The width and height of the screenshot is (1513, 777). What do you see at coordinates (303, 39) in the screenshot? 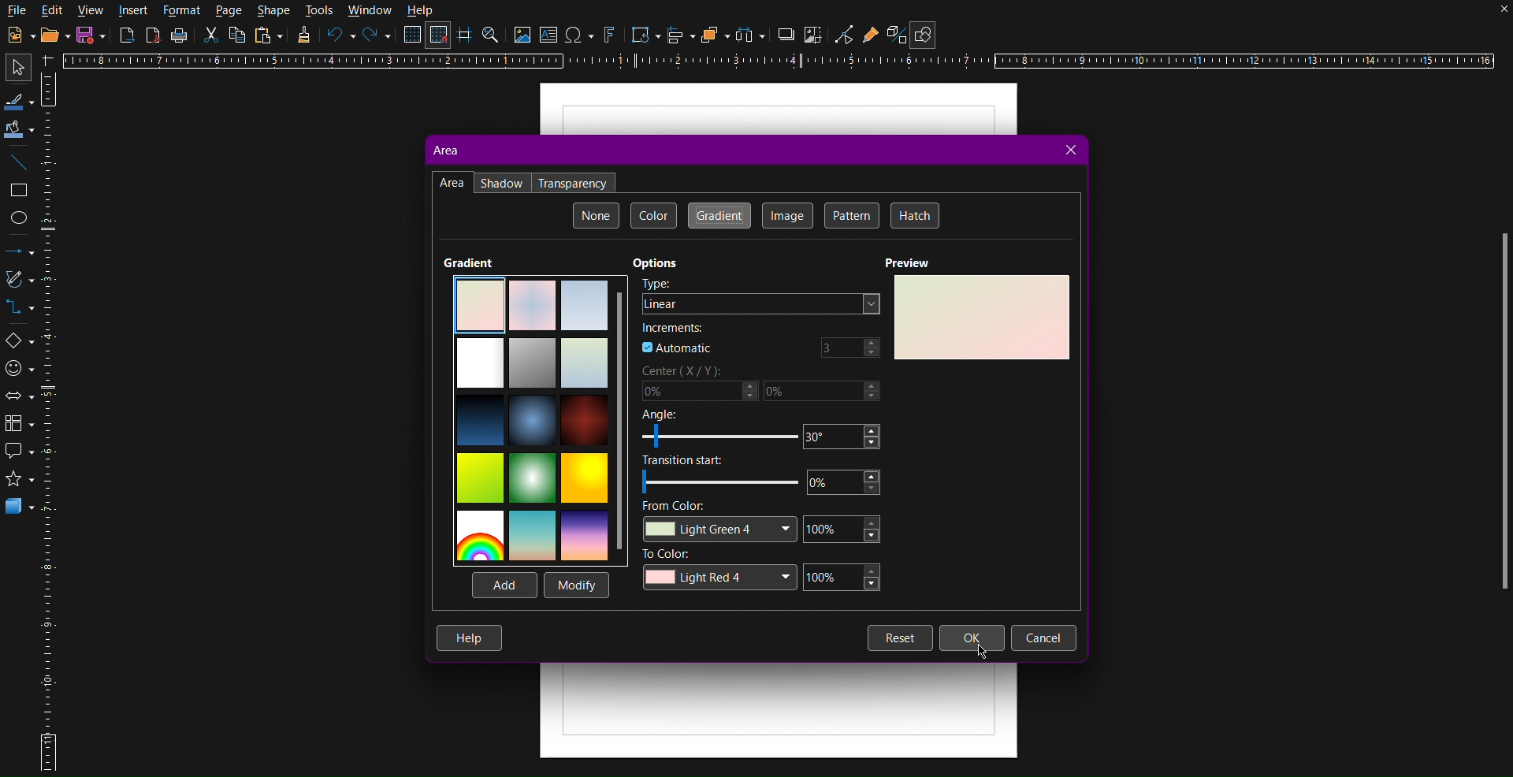
I see `Formatting` at bounding box center [303, 39].